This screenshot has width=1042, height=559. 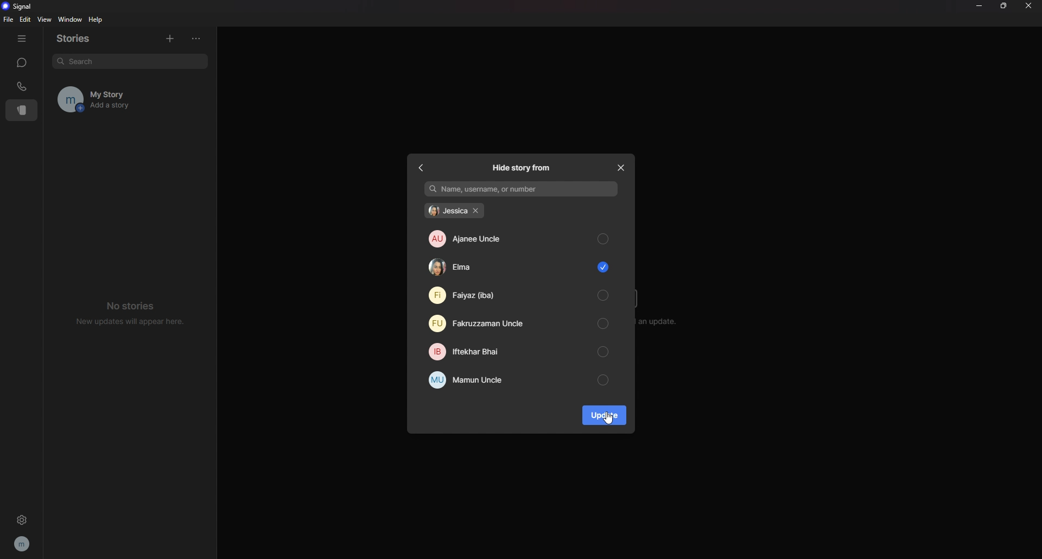 I want to click on no stories new updates will appear here, so click(x=131, y=312).